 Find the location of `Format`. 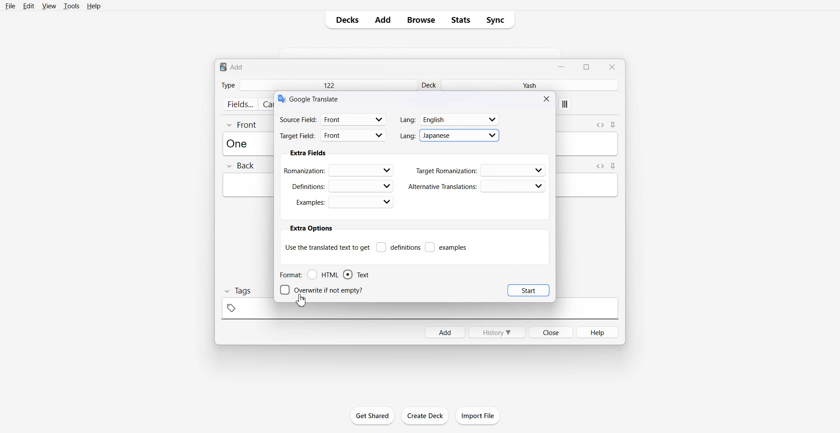

Format is located at coordinates (290, 275).